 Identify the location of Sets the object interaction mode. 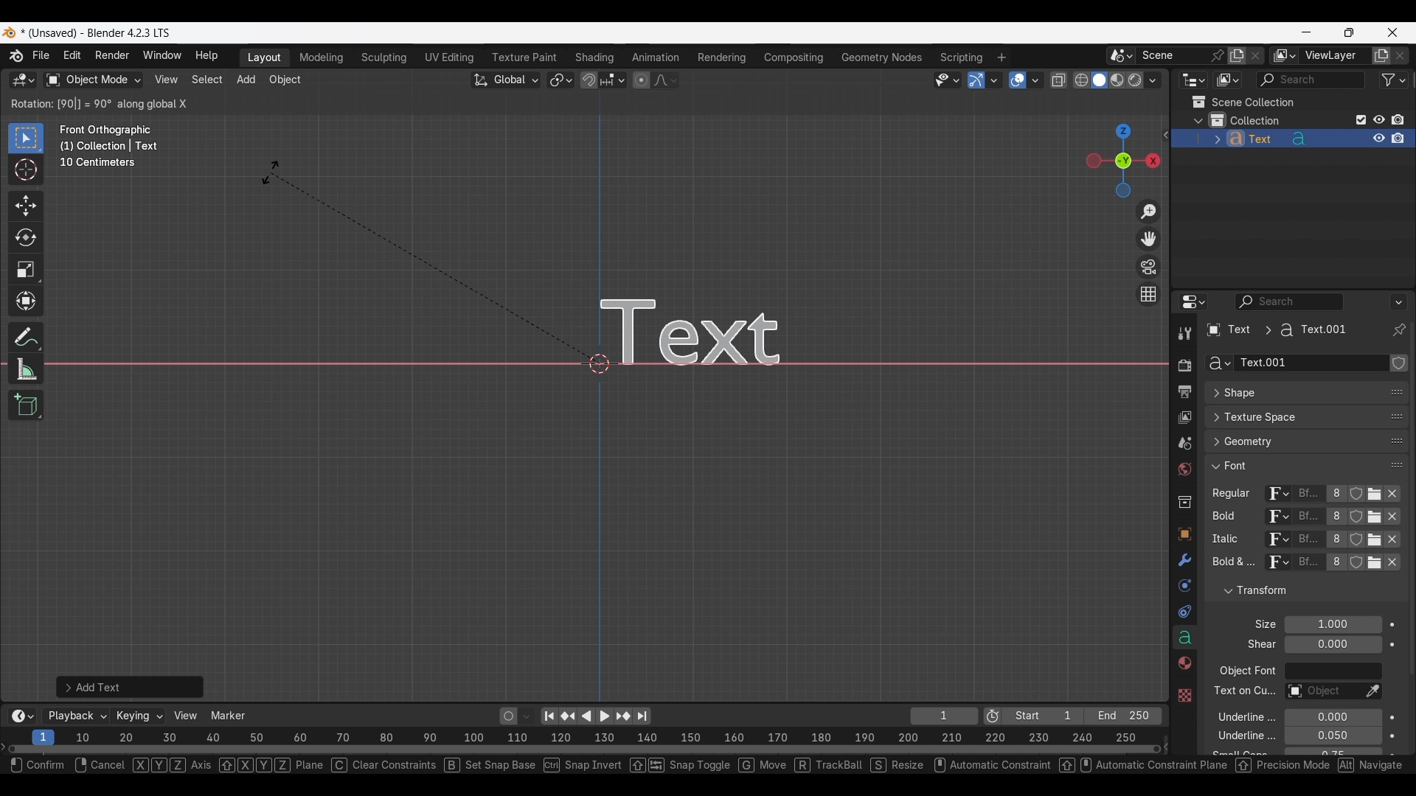
(93, 80).